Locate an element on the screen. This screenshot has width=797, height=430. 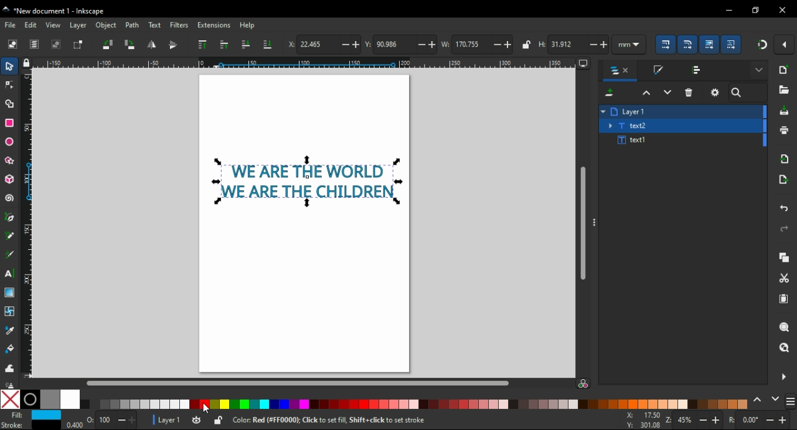
3D block tool is located at coordinates (9, 178).